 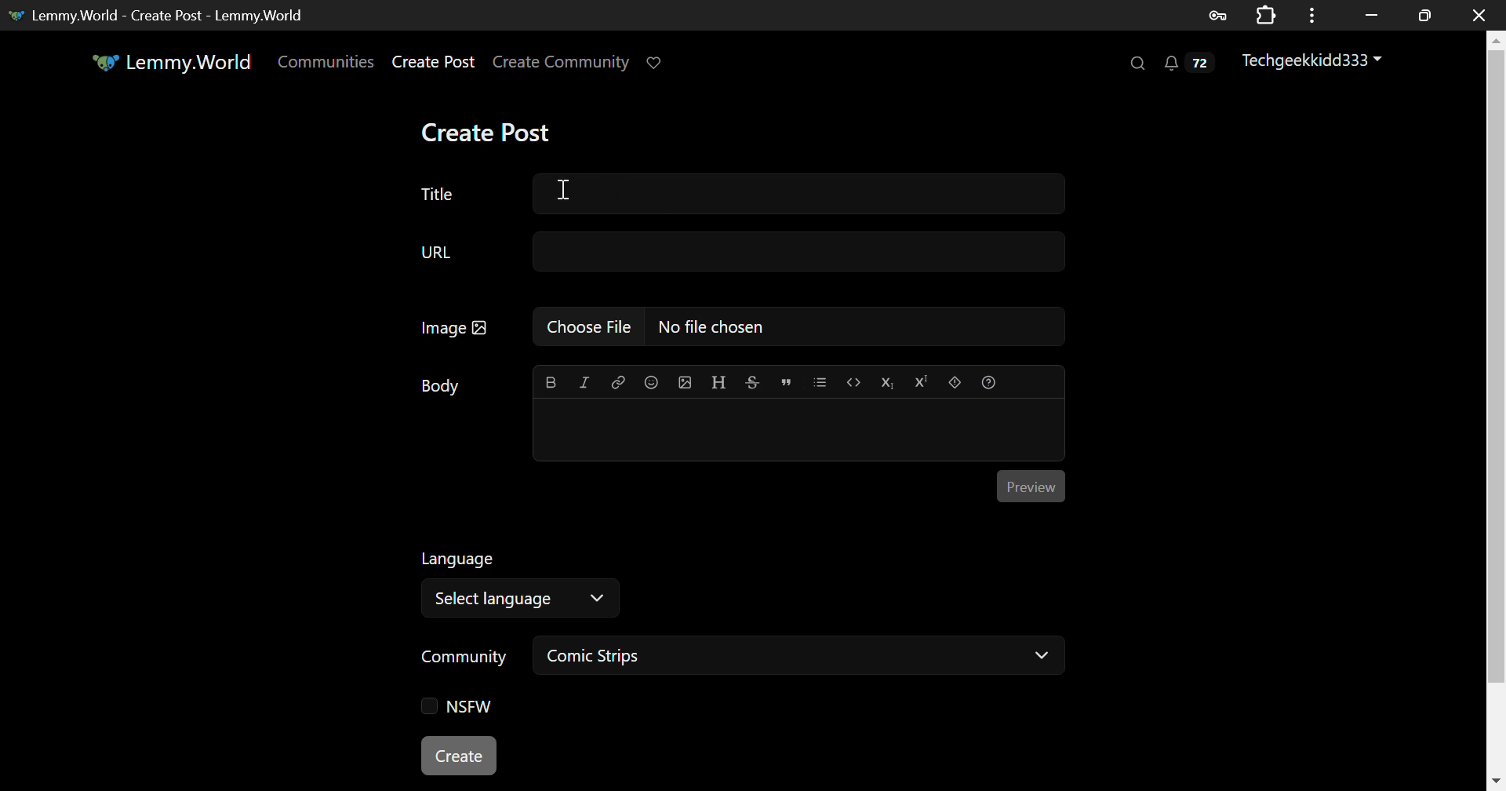 What do you see at coordinates (326, 61) in the screenshot?
I see `Communities Page Hyperlink` at bounding box center [326, 61].